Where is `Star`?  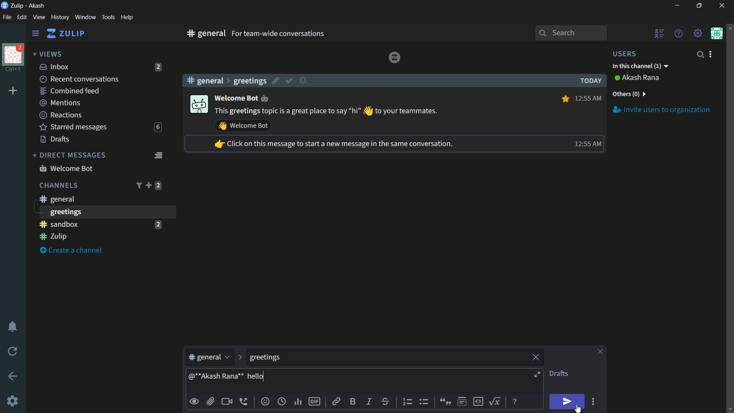
Star is located at coordinates (564, 99).